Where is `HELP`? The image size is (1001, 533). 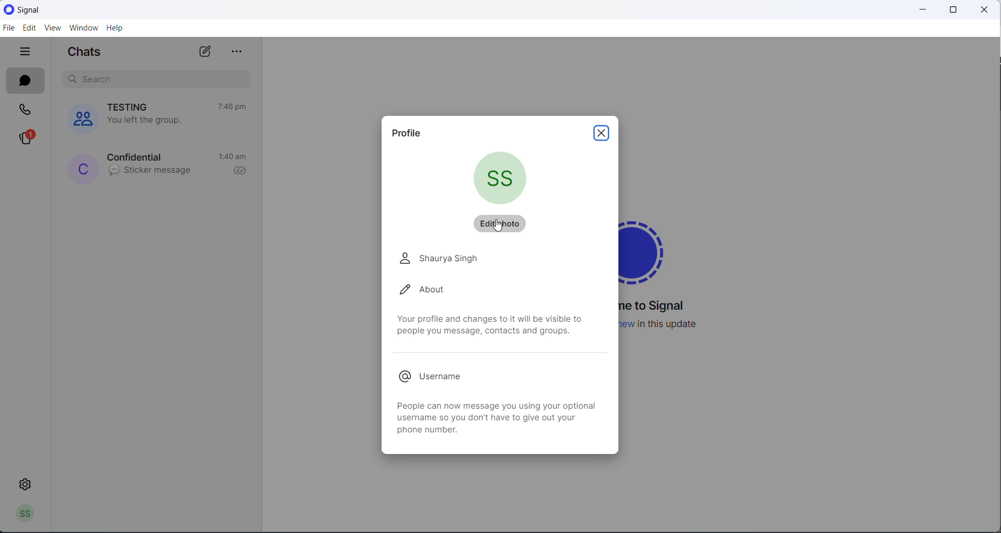 HELP is located at coordinates (115, 27).